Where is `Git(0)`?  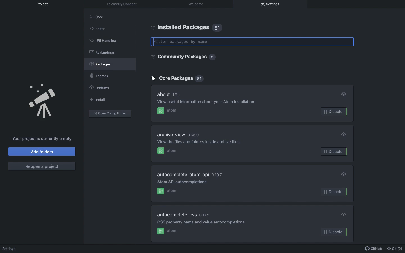 Git(0) is located at coordinates (394, 248).